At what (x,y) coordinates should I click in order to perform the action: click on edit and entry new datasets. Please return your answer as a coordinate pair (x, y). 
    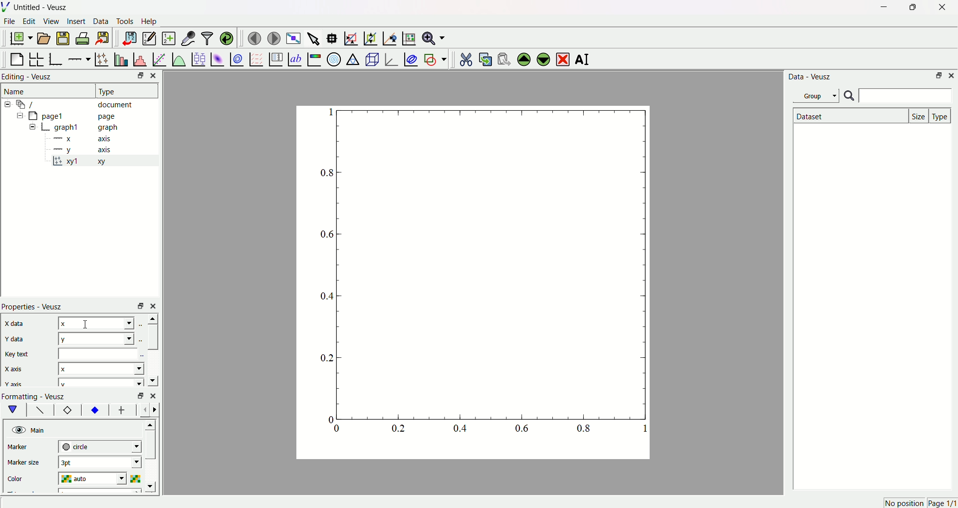
    Looking at the image, I should click on (149, 39).